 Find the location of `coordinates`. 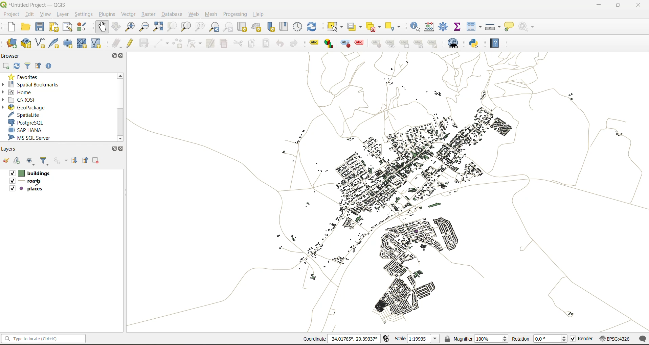

coordinates is located at coordinates (340, 339).